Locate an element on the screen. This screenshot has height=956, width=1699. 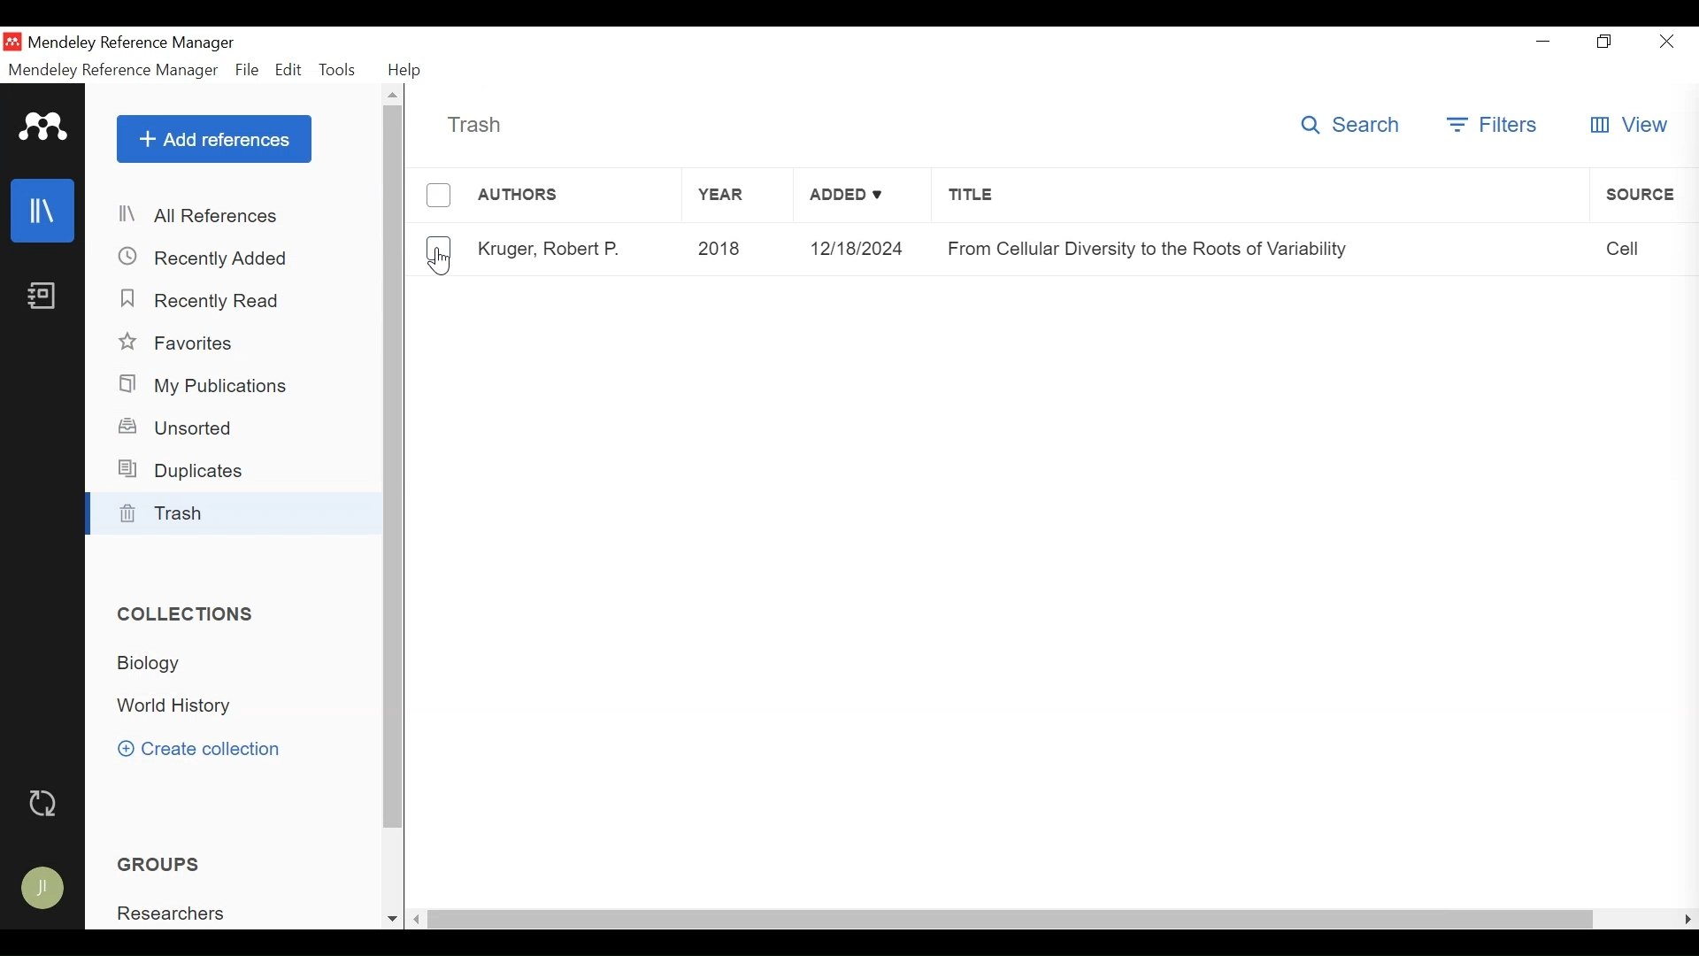
Trash is located at coordinates (235, 513).